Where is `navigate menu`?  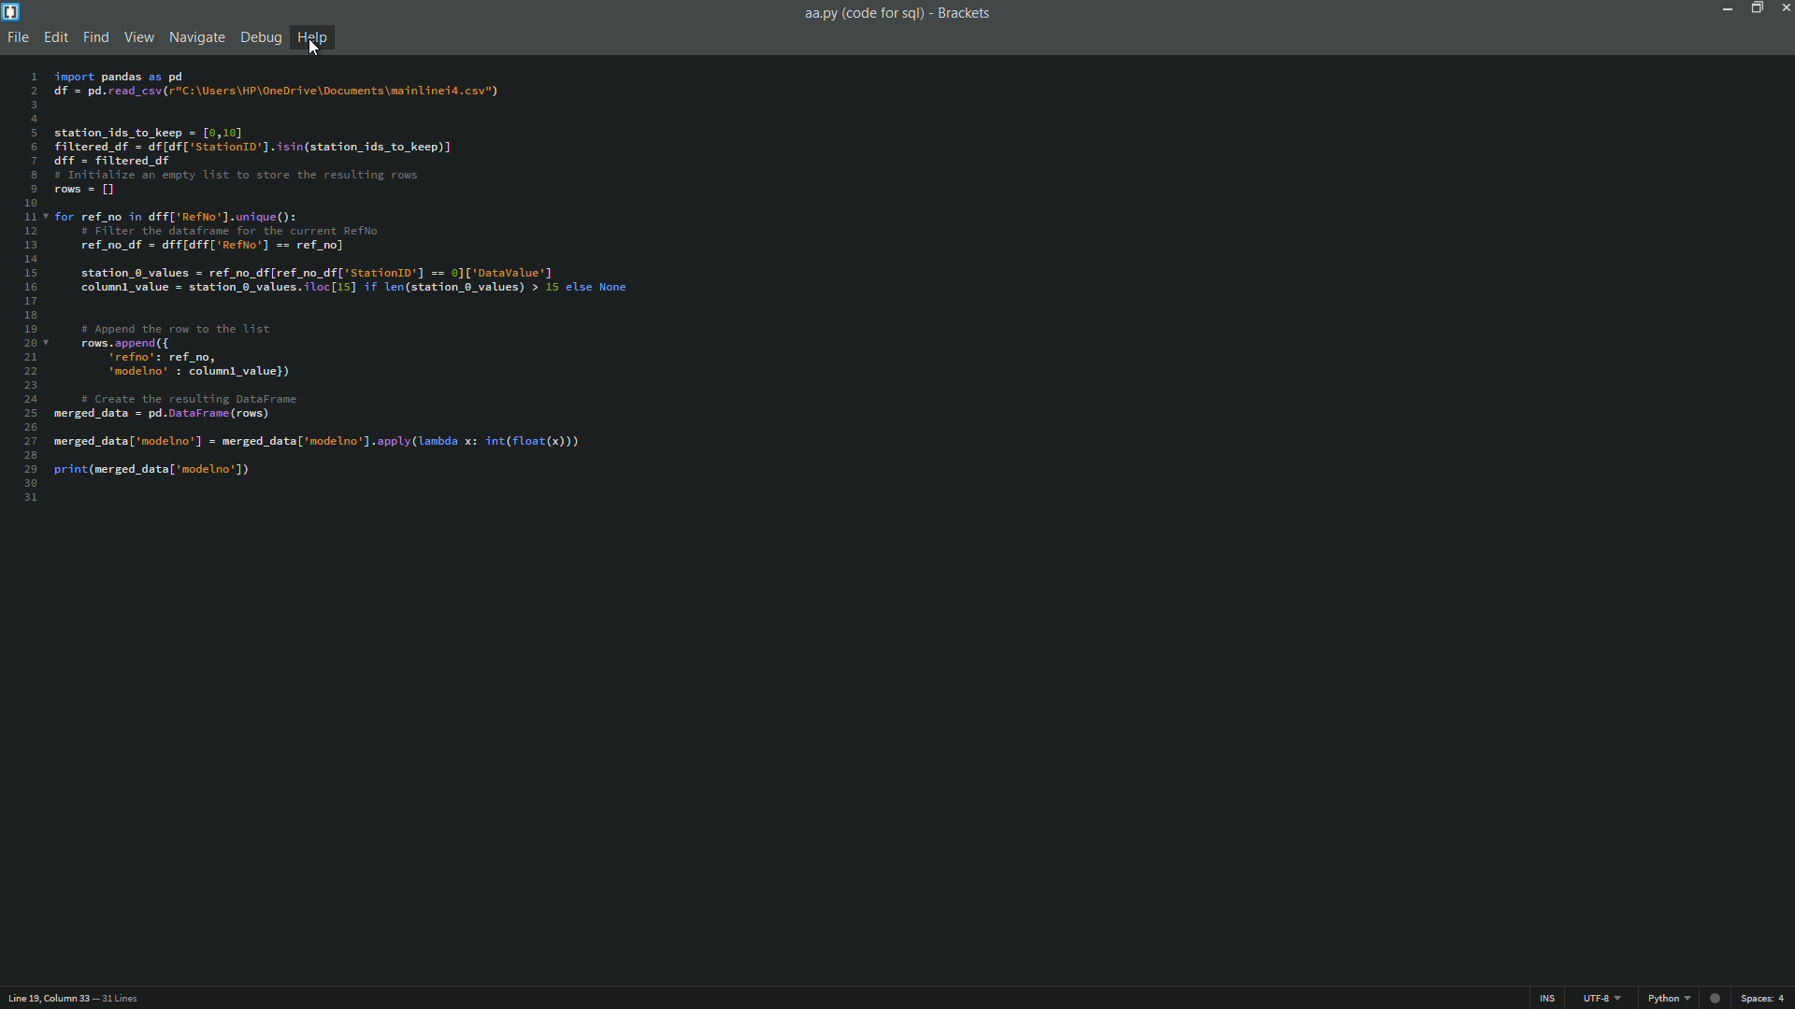 navigate menu is located at coordinates (196, 36).